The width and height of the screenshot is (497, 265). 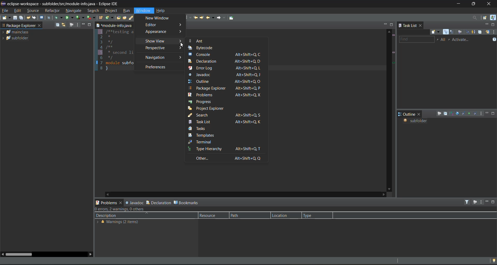 What do you see at coordinates (204, 48) in the screenshot?
I see `bytecode` at bounding box center [204, 48].